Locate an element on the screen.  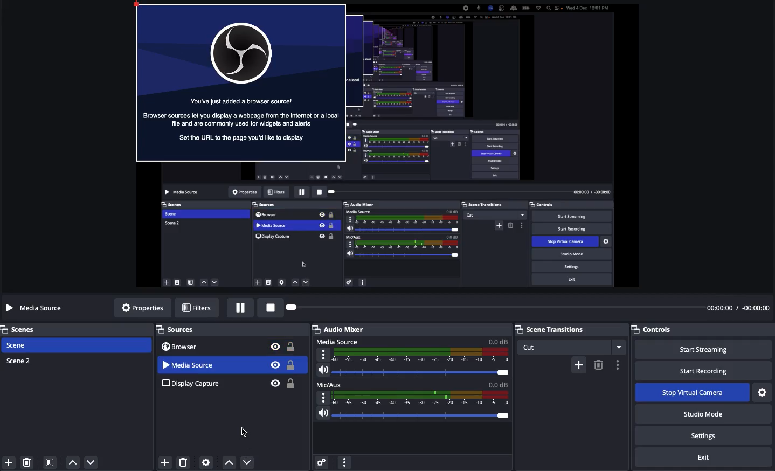
 move down is located at coordinates (91, 461).